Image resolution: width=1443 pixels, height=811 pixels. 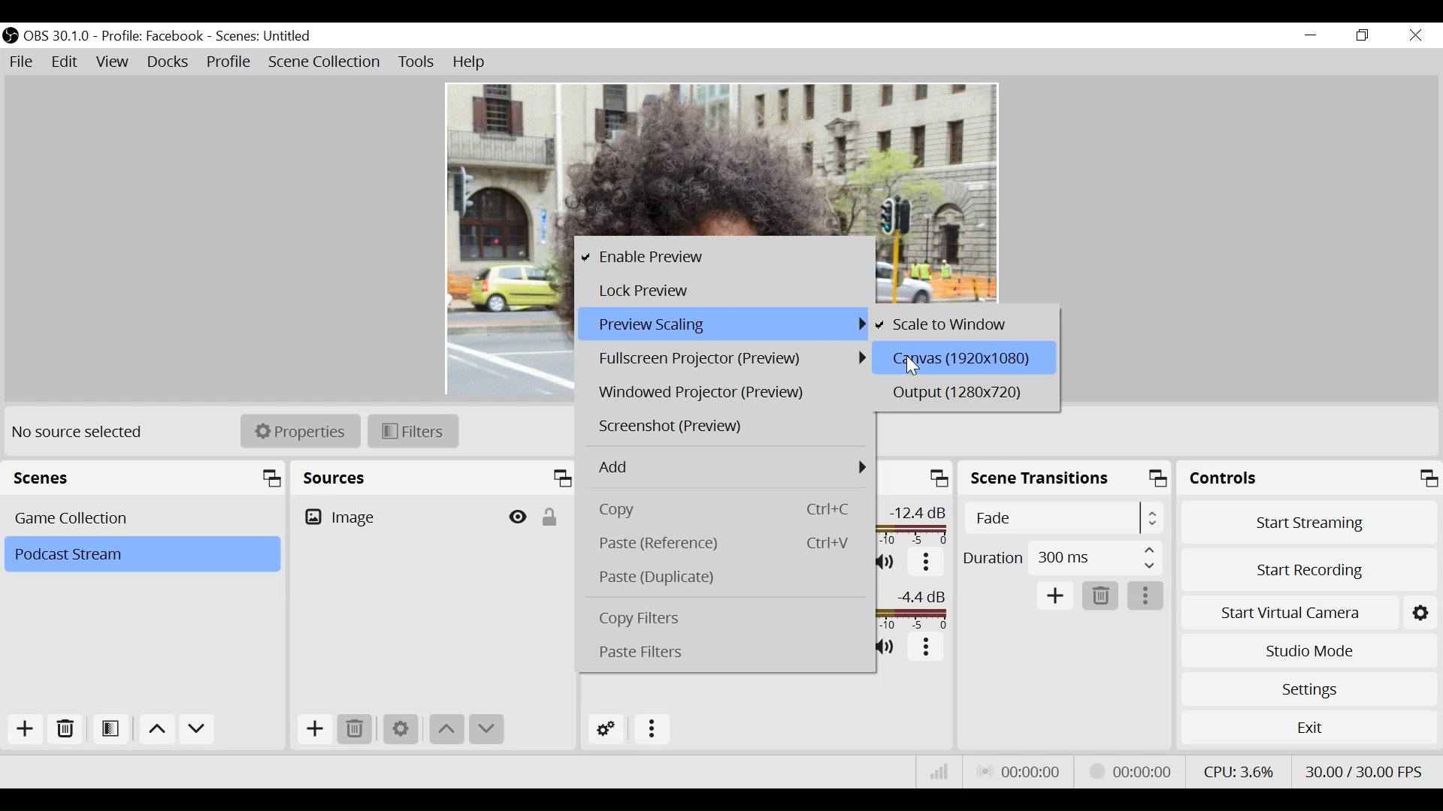 I want to click on Cursor, so click(x=912, y=364).